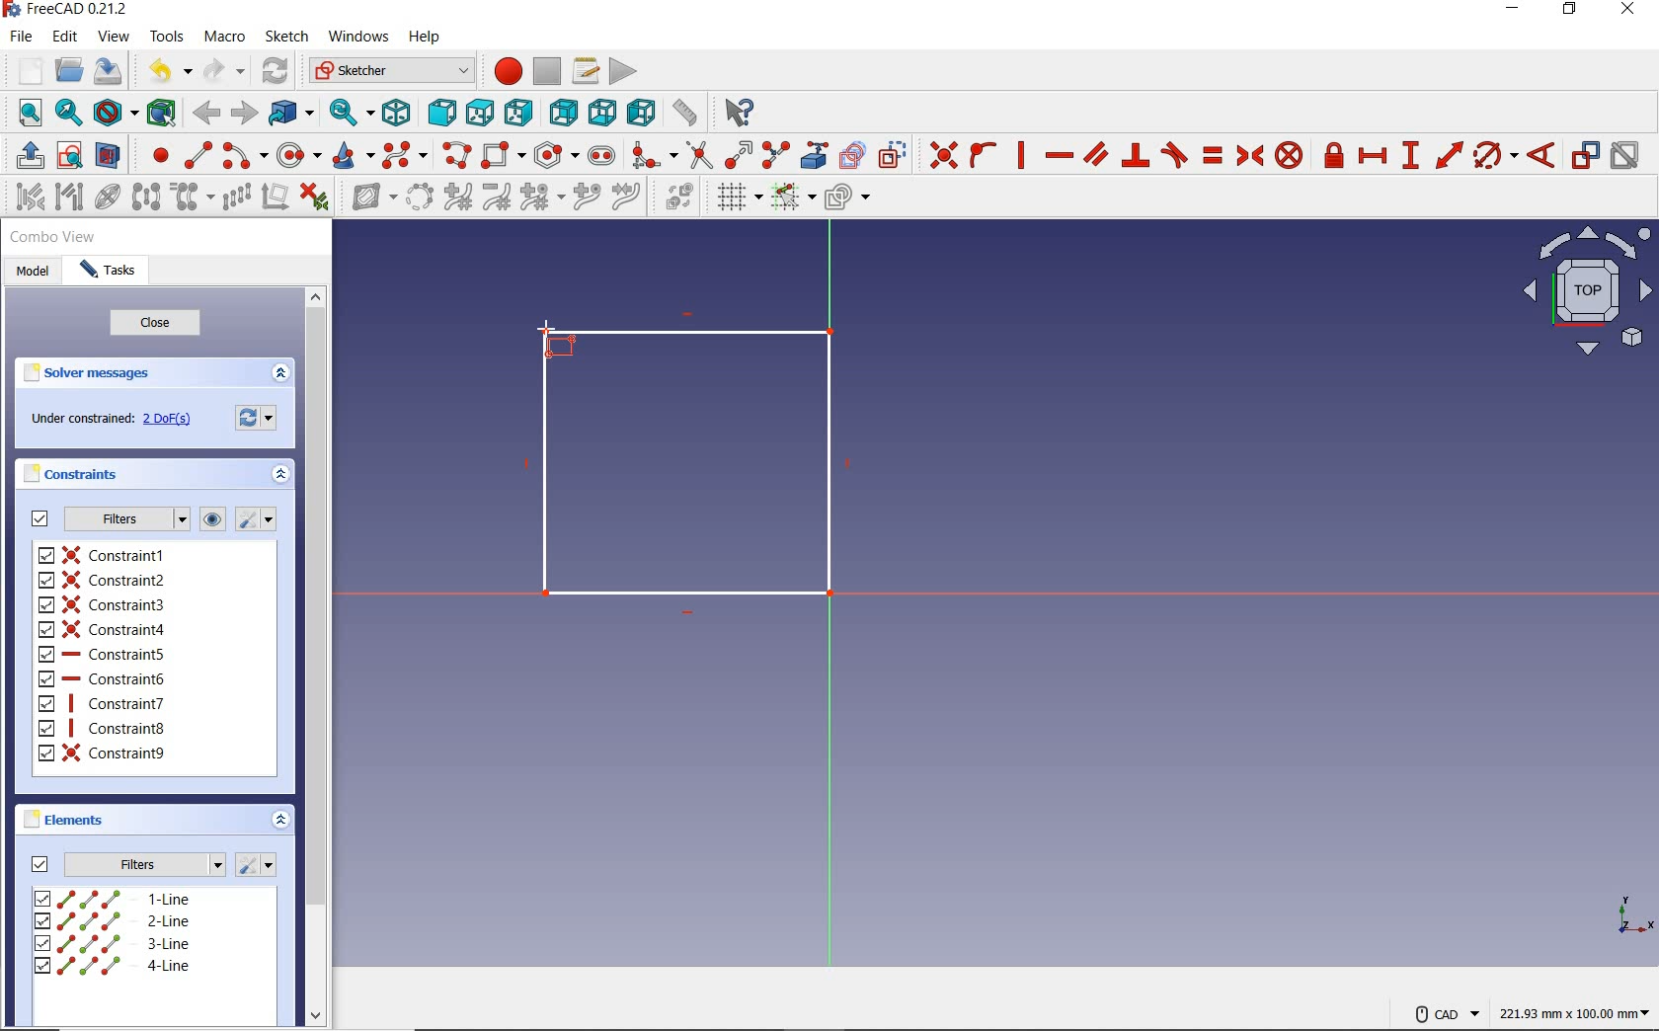  Describe the element at coordinates (601, 112) in the screenshot. I see `bottom` at that location.